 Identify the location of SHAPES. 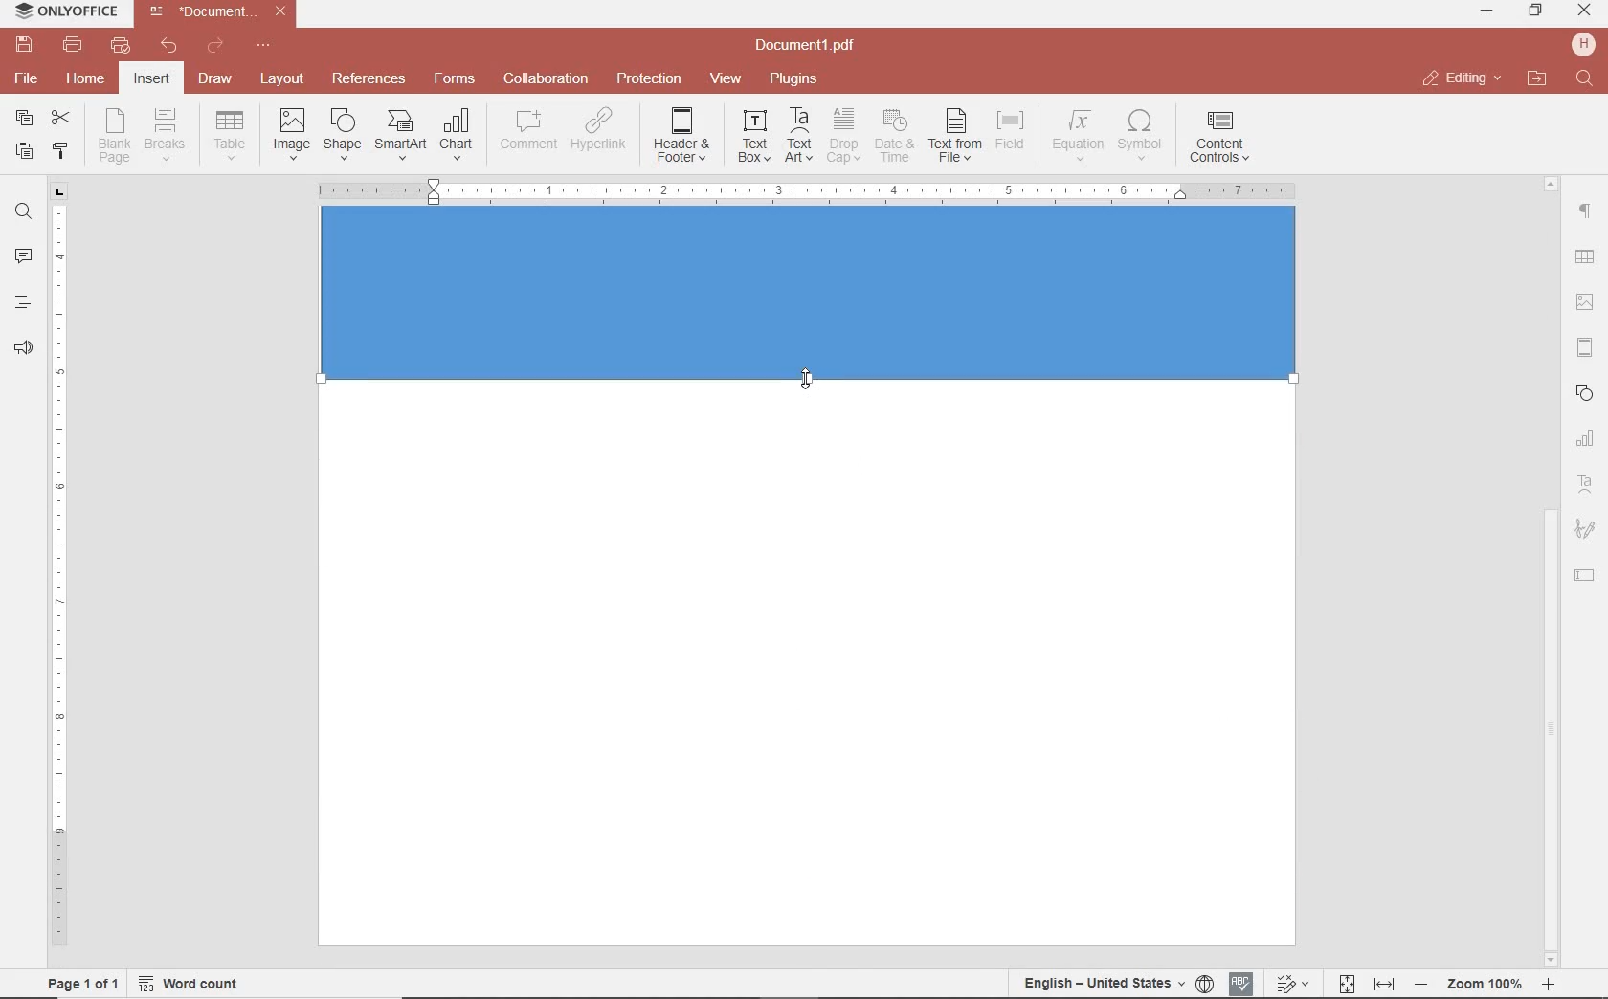
(1586, 395).